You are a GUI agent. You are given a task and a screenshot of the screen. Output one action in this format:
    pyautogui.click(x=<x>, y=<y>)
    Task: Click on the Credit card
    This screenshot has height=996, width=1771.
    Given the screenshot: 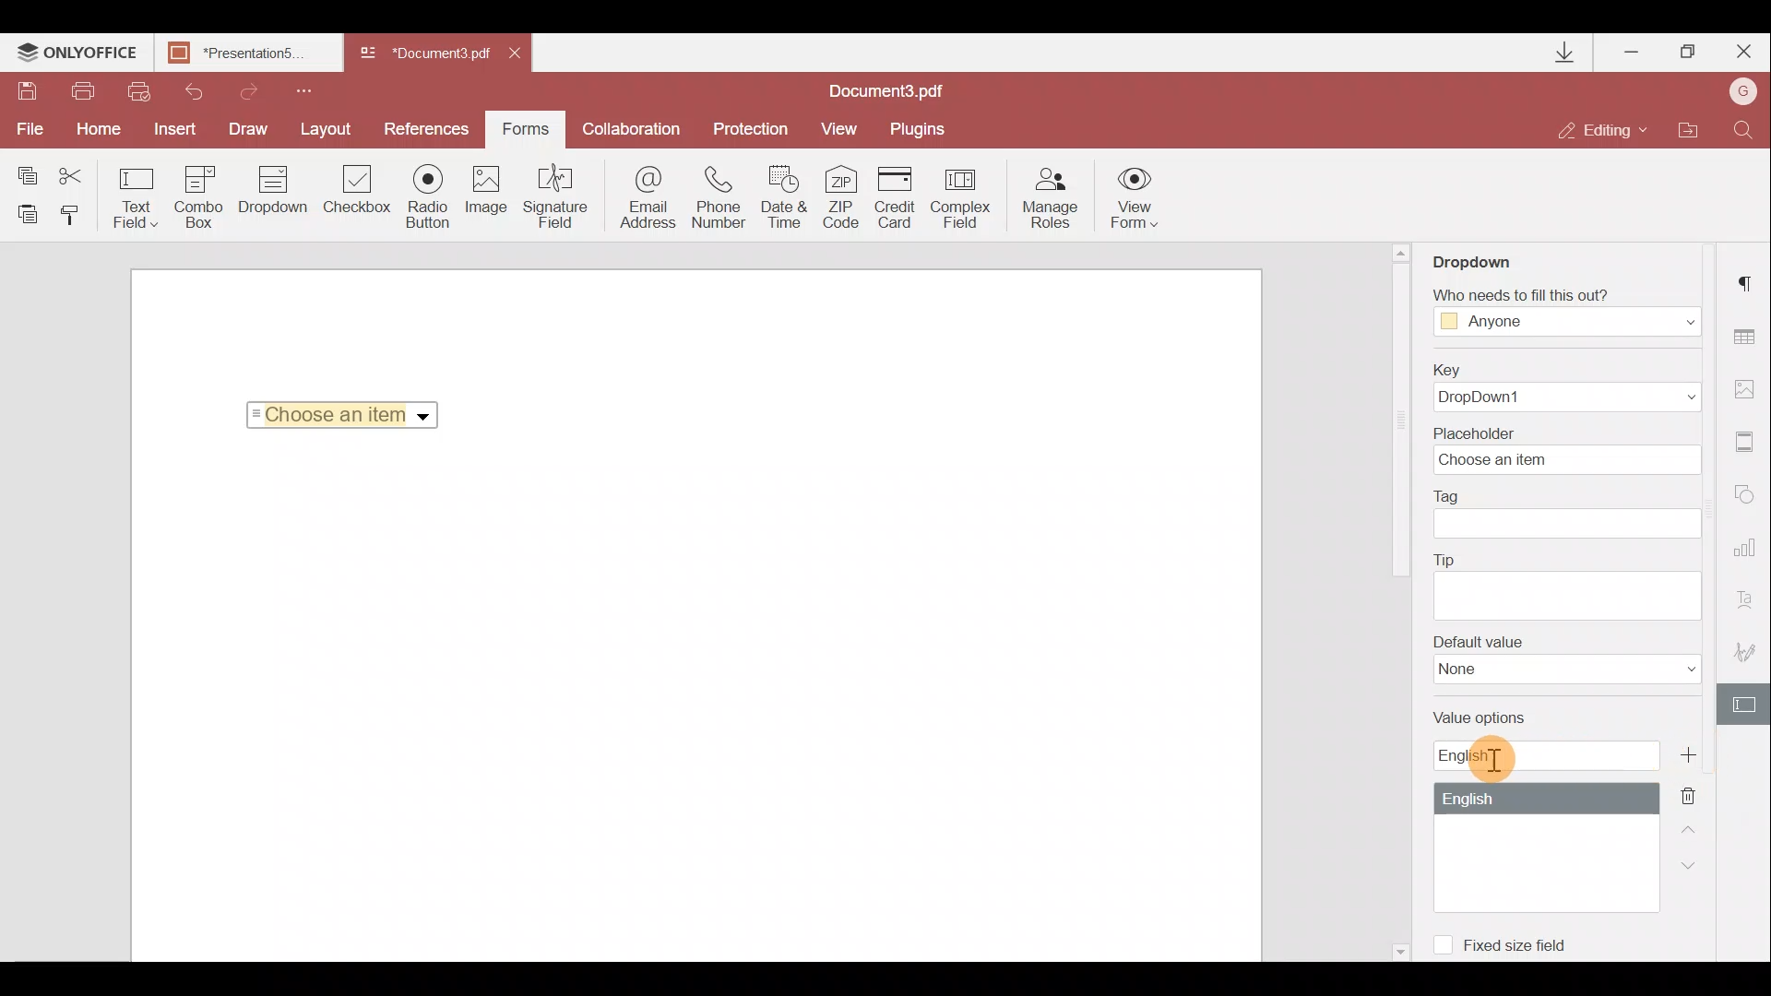 What is the action you would take?
    pyautogui.click(x=900, y=195)
    